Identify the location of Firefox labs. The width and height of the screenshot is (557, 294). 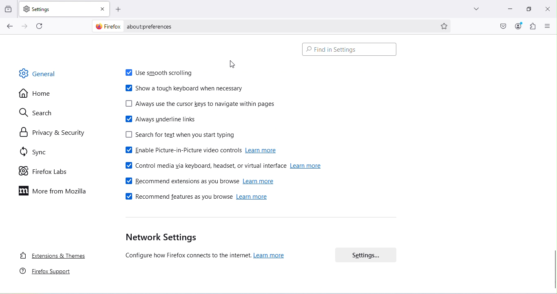
(38, 170).